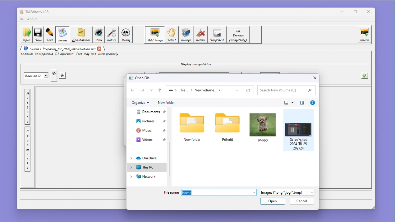 The height and width of the screenshot is (222, 395). What do you see at coordinates (203, 90) in the screenshot?
I see `This... > New Volume... >` at bounding box center [203, 90].